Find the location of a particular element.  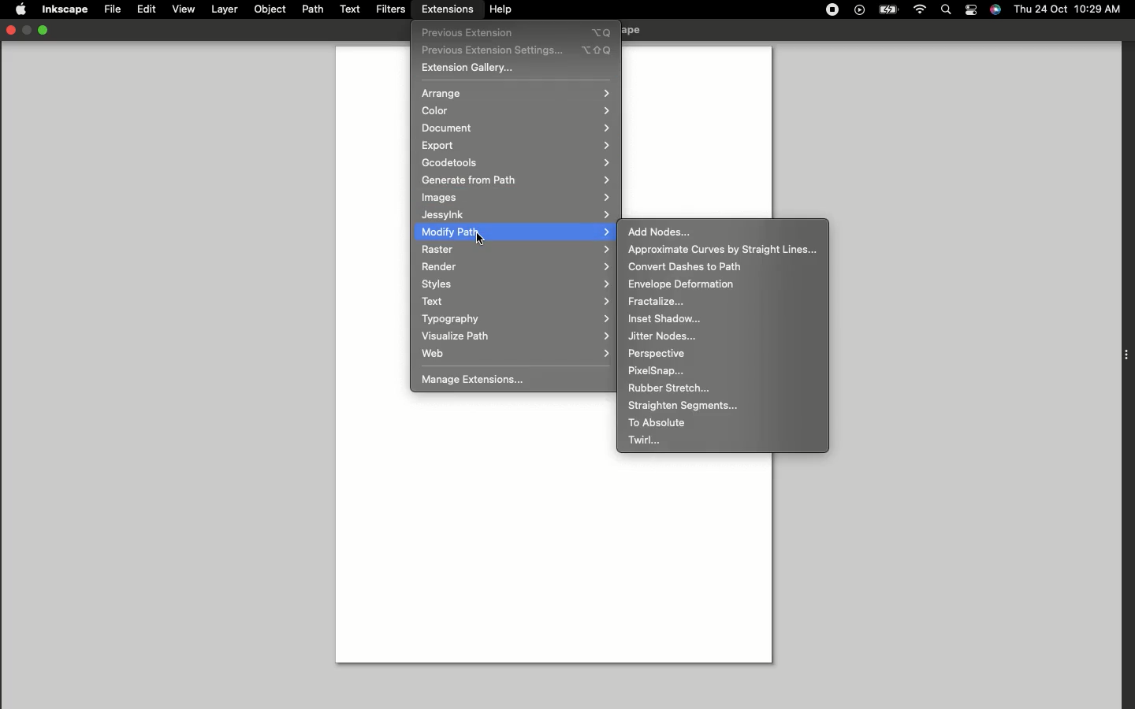

Path is located at coordinates (316, 10).